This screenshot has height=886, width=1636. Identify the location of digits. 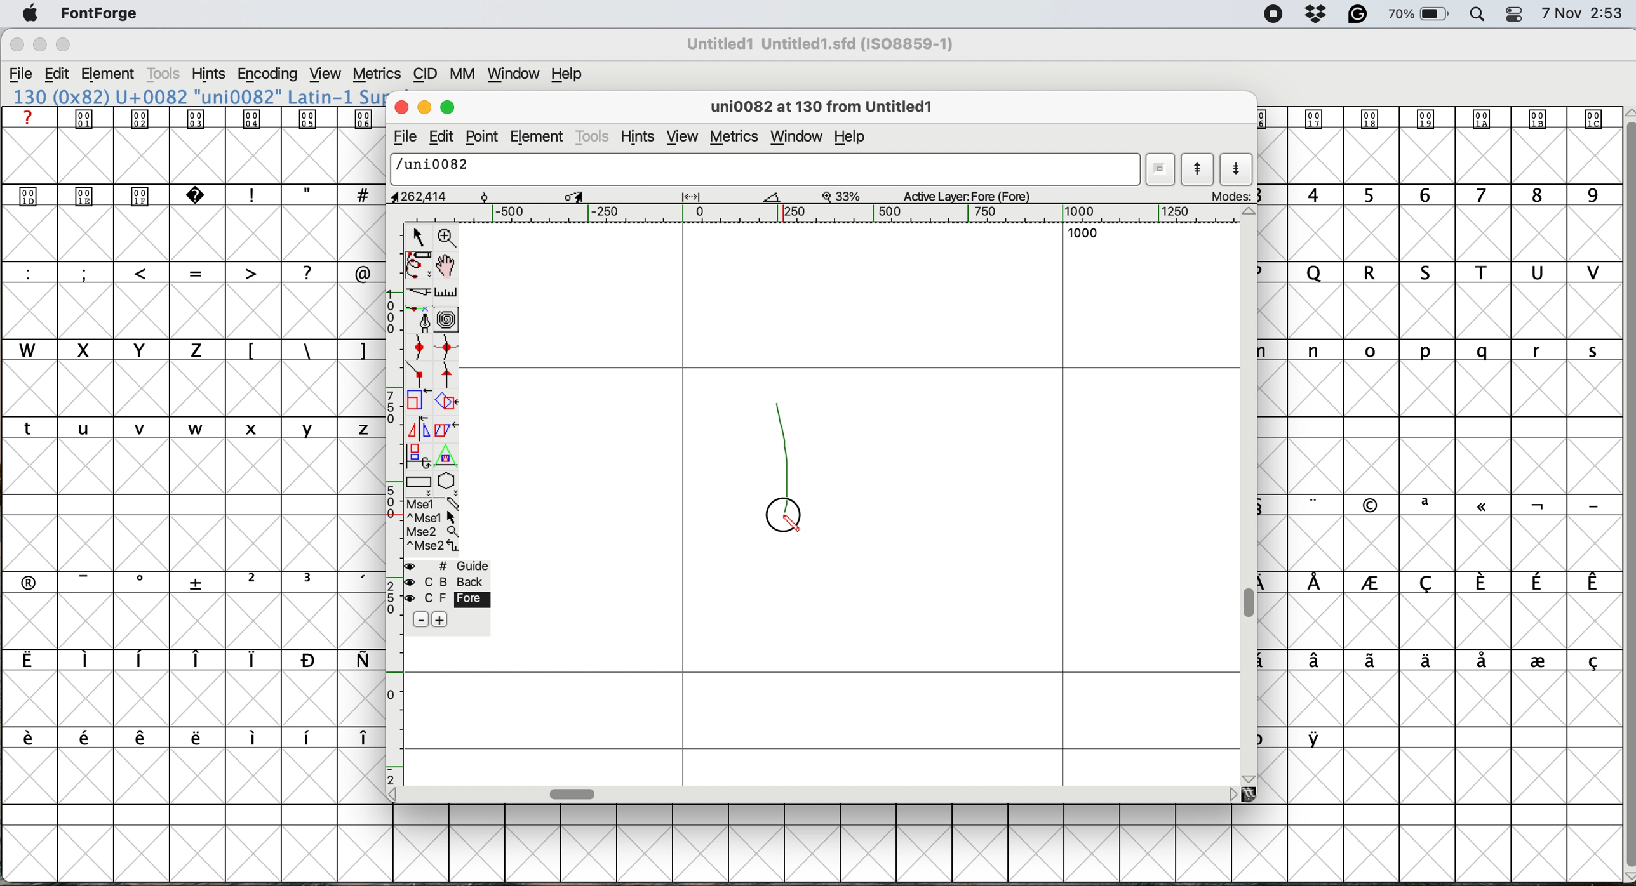
(1435, 196).